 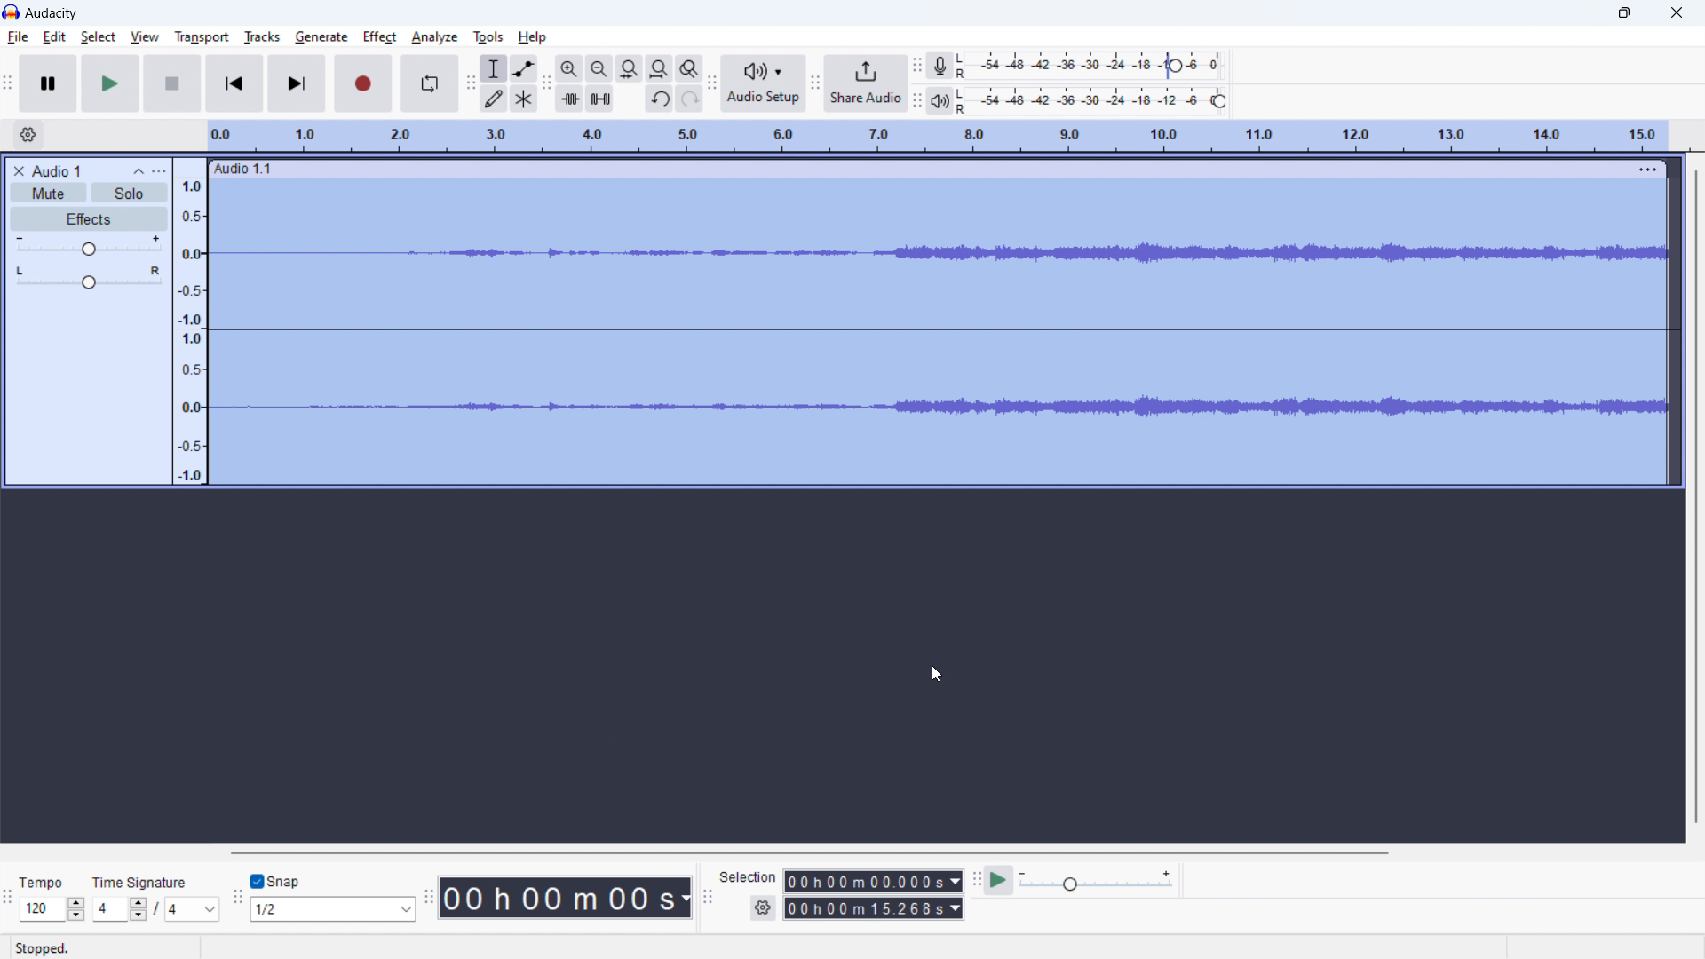 What do you see at coordinates (659, 99) in the screenshot?
I see `undo` at bounding box center [659, 99].